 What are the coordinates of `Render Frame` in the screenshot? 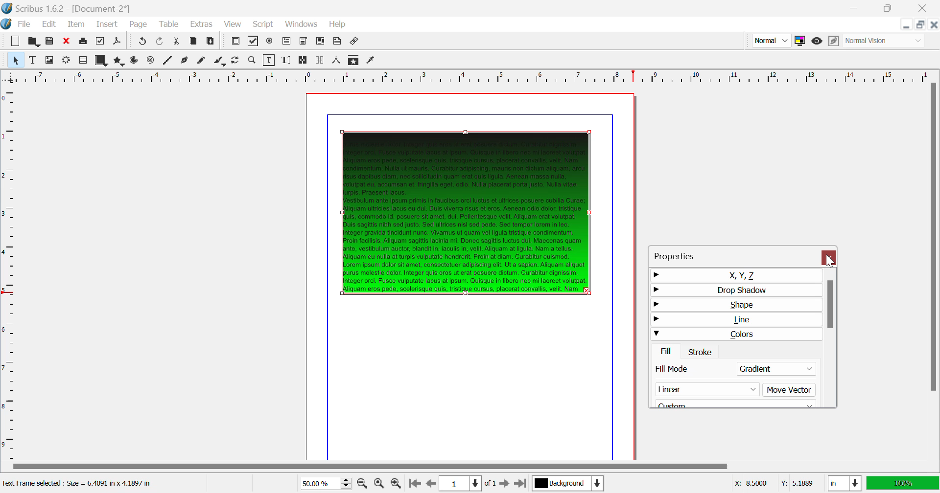 It's located at (66, 61).